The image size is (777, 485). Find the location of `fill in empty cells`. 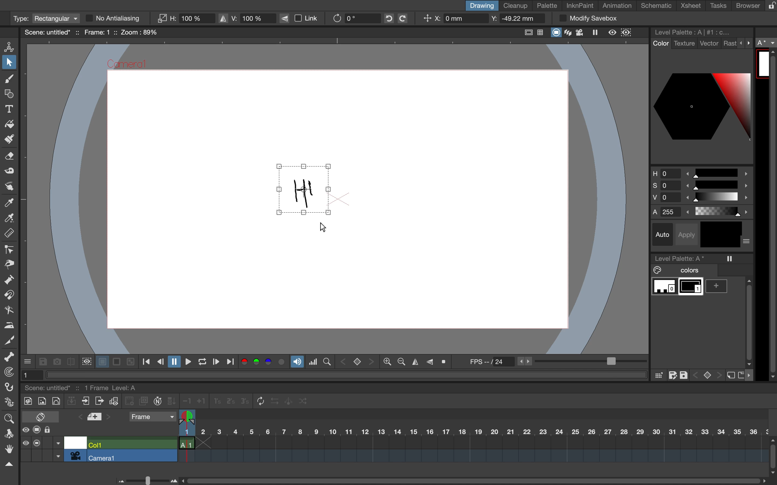

fill in empty cells is located at coordinates (172, 401).